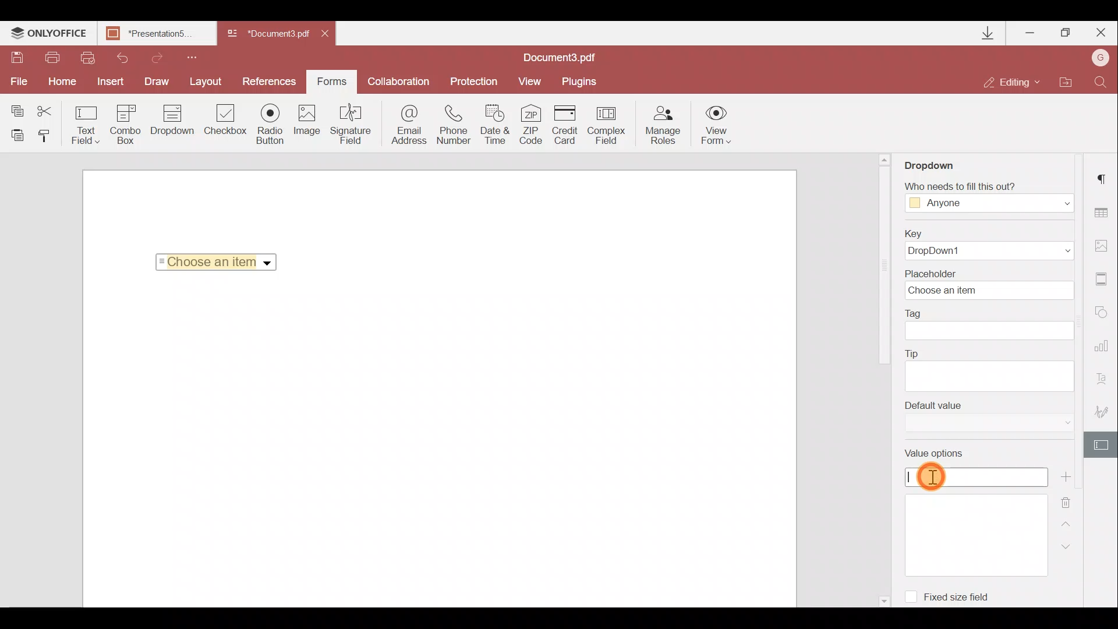 The image size is (1118, 629). What do you see at coordinates (16, 59) in the screenshot?
I see `Save` at bounding box center [16, 59].